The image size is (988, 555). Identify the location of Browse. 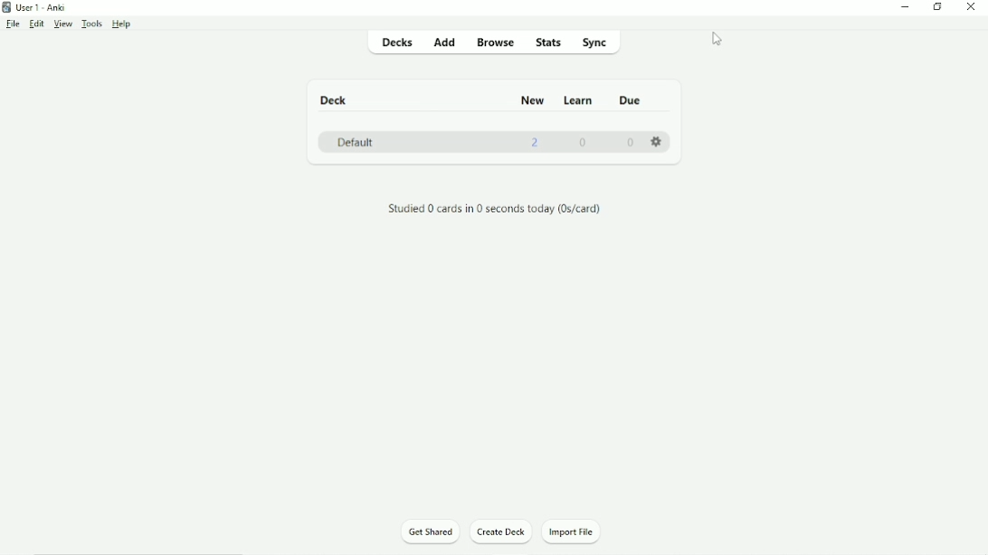
(497, 44).